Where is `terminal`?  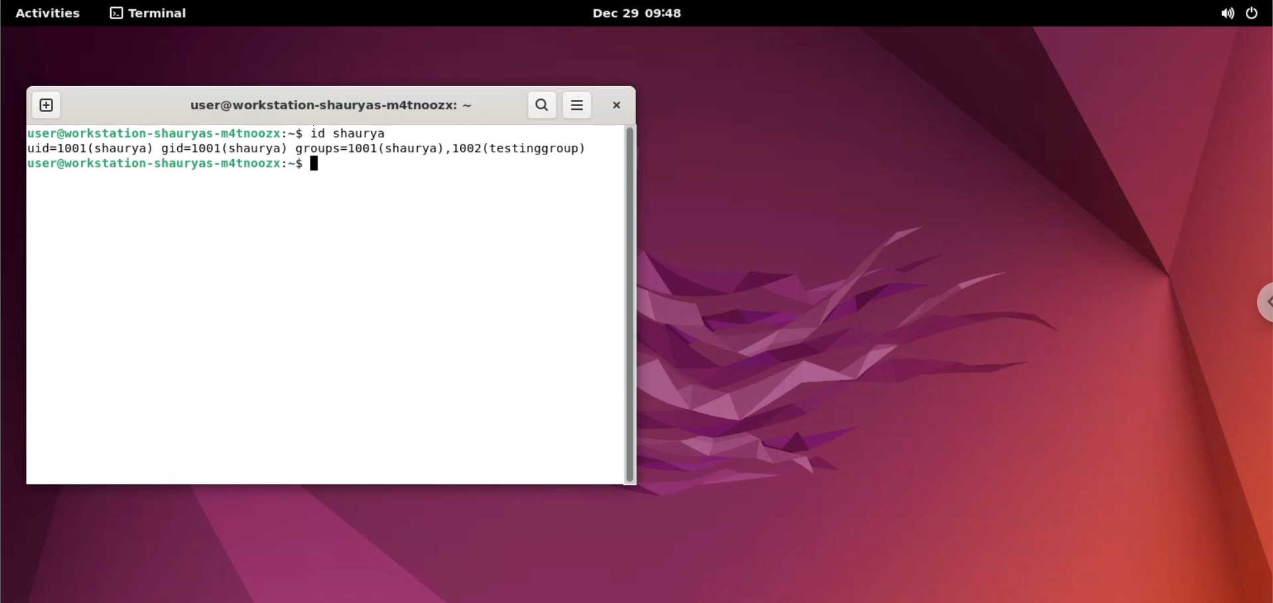 terminal is located at coordinates (161, 15).